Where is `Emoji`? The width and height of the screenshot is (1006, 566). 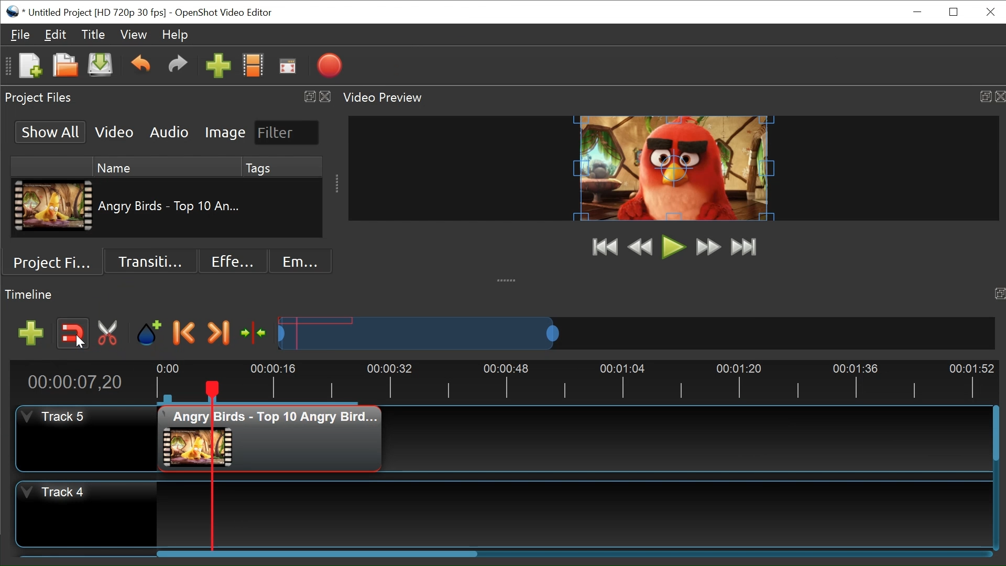 Emoji is located at coordinates (301, 262).